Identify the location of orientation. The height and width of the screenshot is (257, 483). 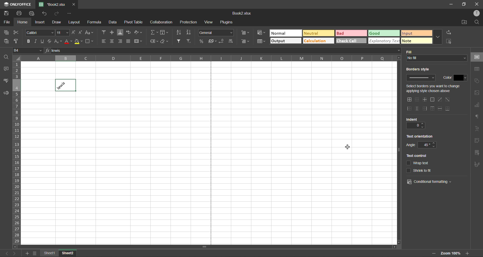
(138, 32).